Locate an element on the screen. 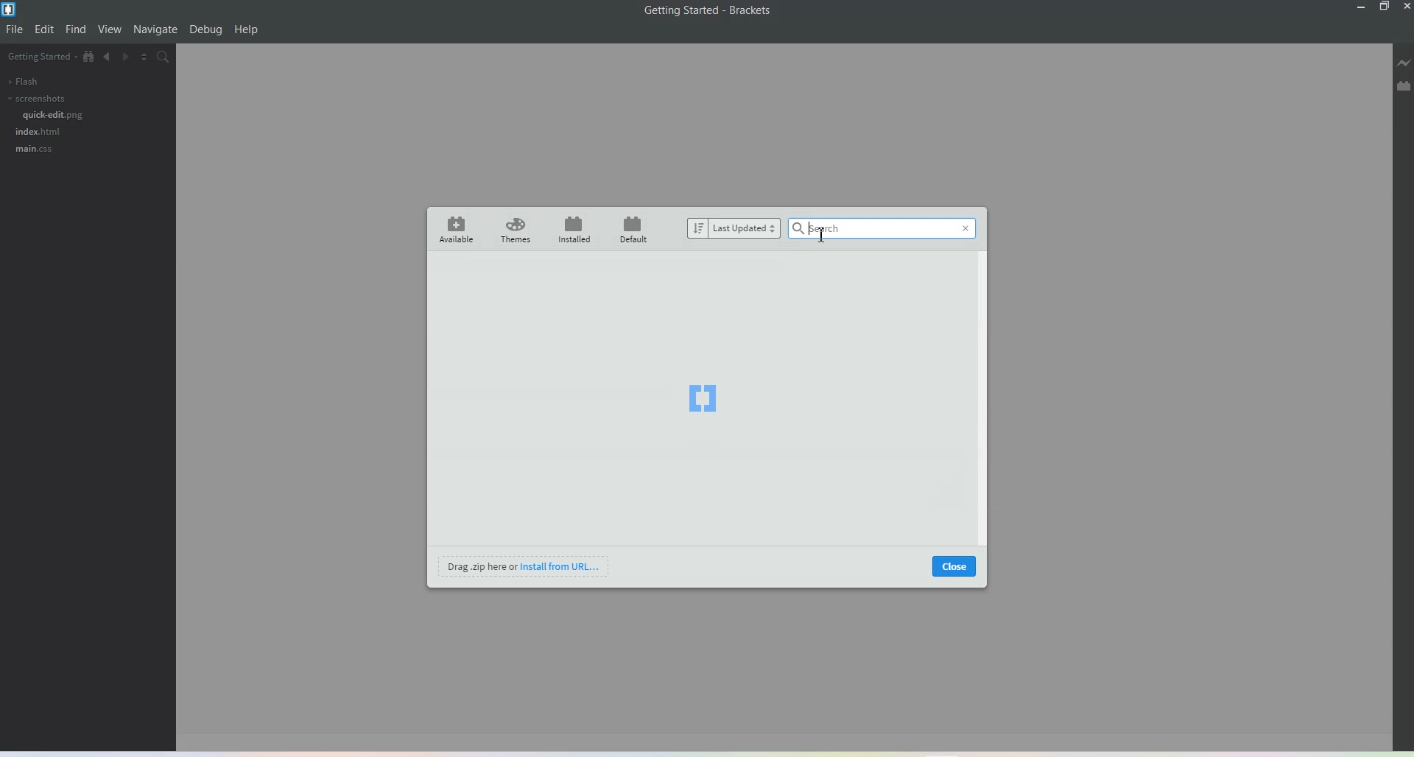  Theme is located at coordinates (516, 230).